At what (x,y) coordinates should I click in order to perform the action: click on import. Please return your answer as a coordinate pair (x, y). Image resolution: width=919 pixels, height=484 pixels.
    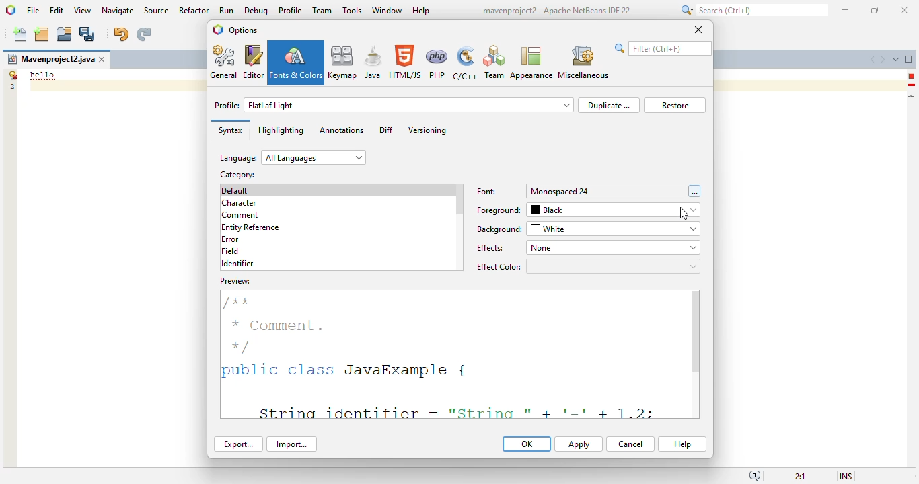
    Looking at the image, I should click on (291, 444).